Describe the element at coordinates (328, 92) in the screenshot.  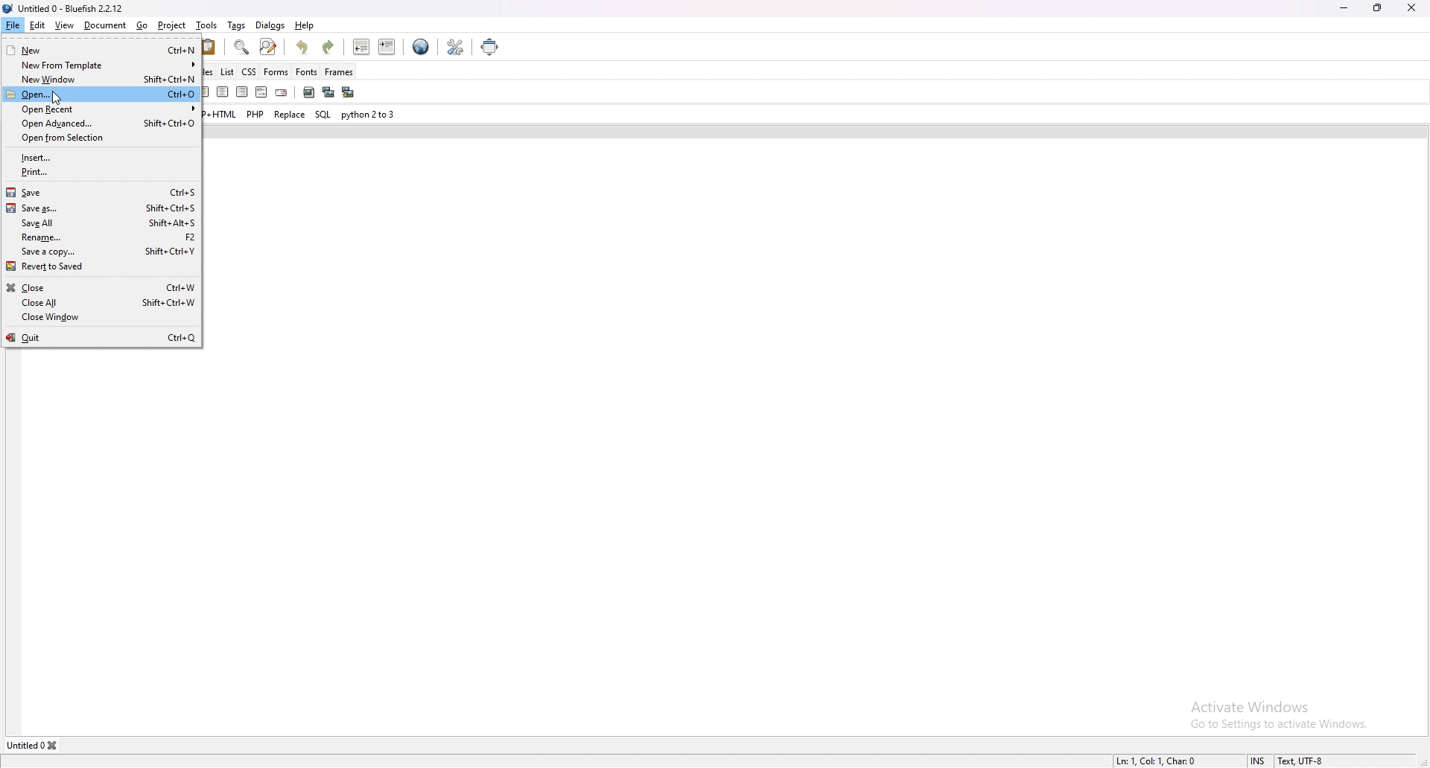
I see `insert thumbnail` at that location.